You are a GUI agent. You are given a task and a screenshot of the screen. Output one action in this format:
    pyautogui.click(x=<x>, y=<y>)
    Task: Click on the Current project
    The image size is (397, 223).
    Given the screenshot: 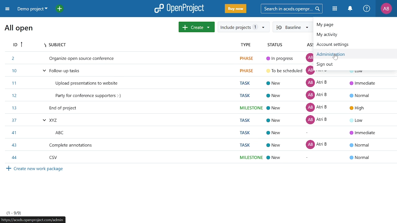 What is the action you would take?
    pyautogui.click(x=33, y=10)
    